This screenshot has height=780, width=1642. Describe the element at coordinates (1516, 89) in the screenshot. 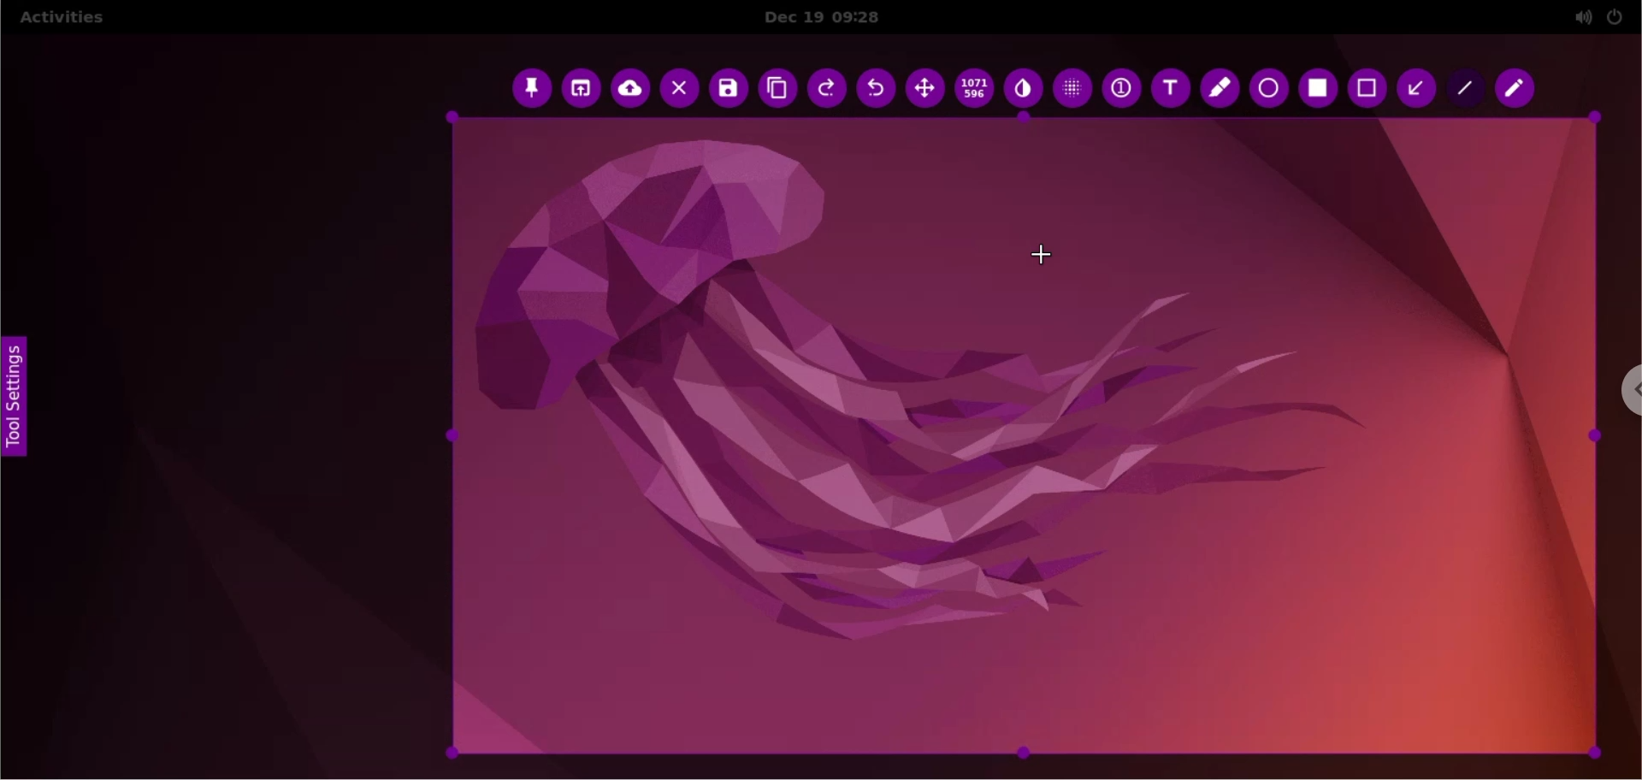

I see `pencil` at that location.